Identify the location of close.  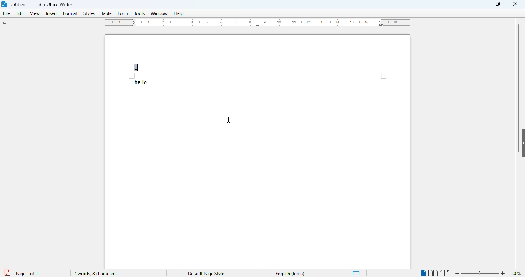
(515, 4).